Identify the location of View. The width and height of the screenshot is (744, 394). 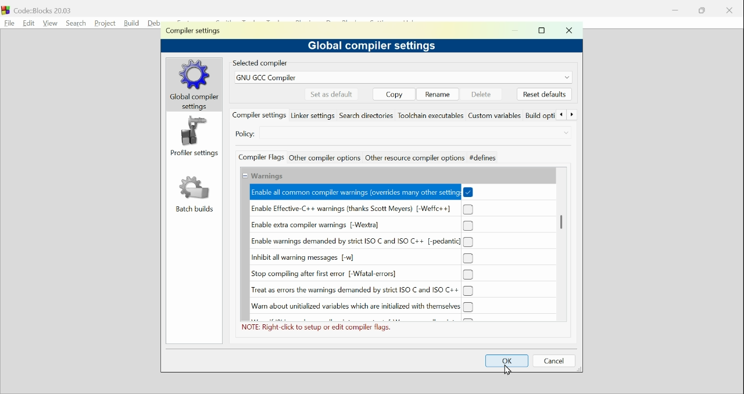
(50, 23).